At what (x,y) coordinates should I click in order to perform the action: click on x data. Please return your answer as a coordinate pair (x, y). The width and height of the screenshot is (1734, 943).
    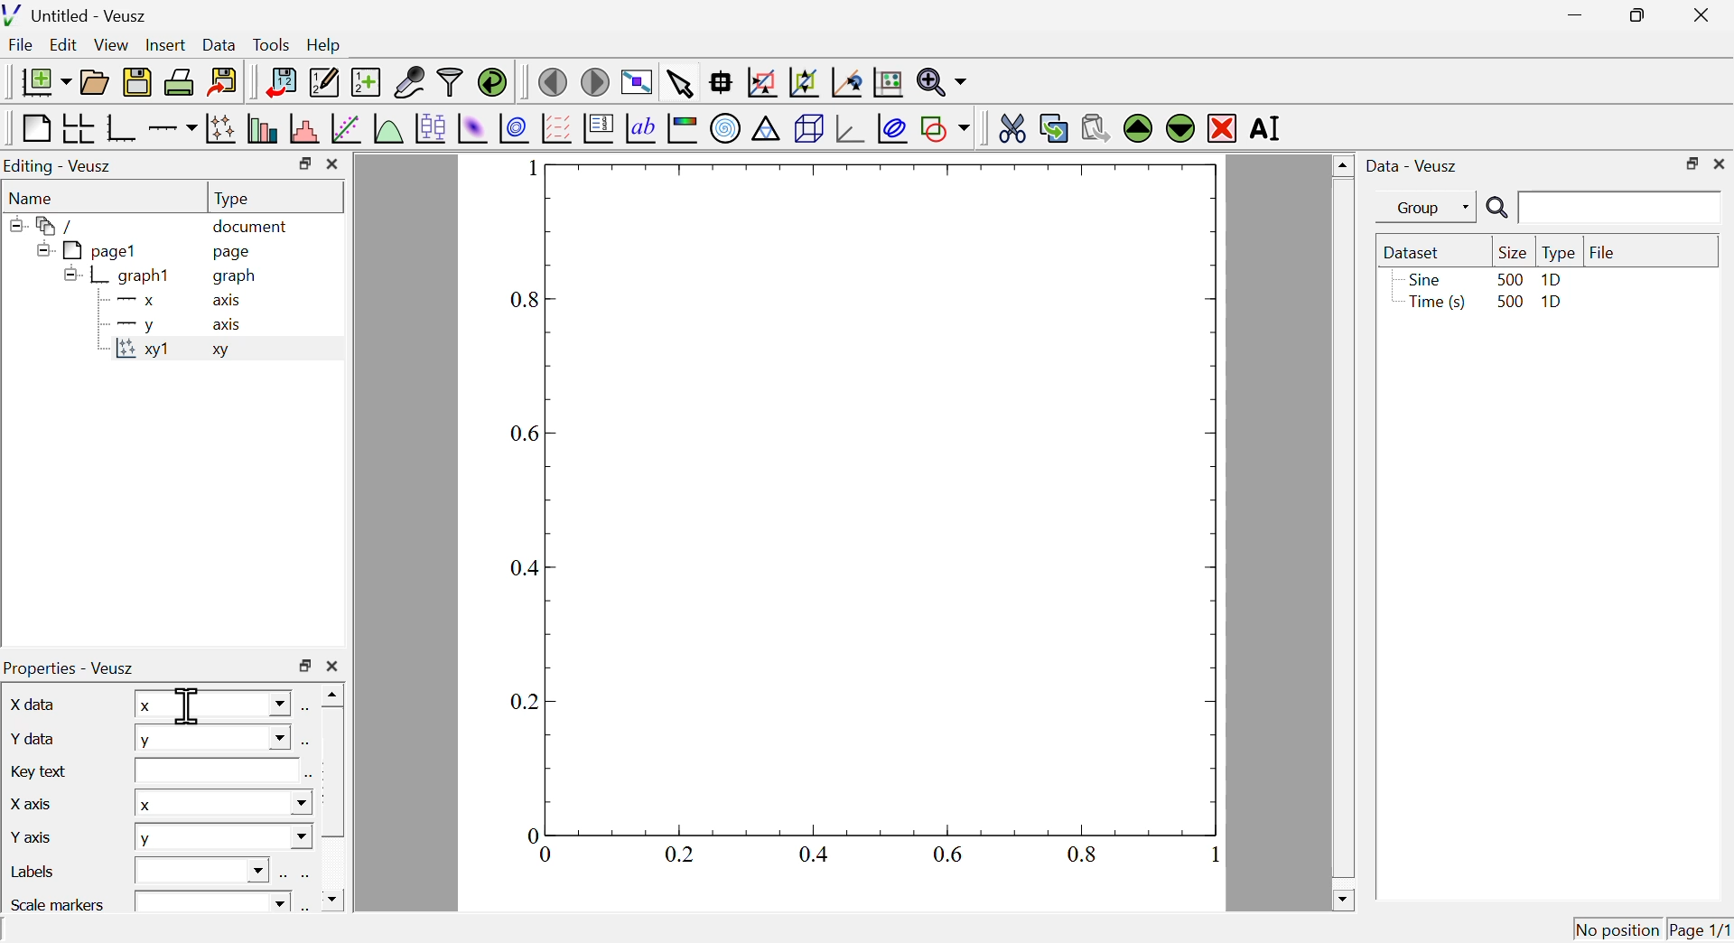
    Looking at the image, I should click on (37, 704).